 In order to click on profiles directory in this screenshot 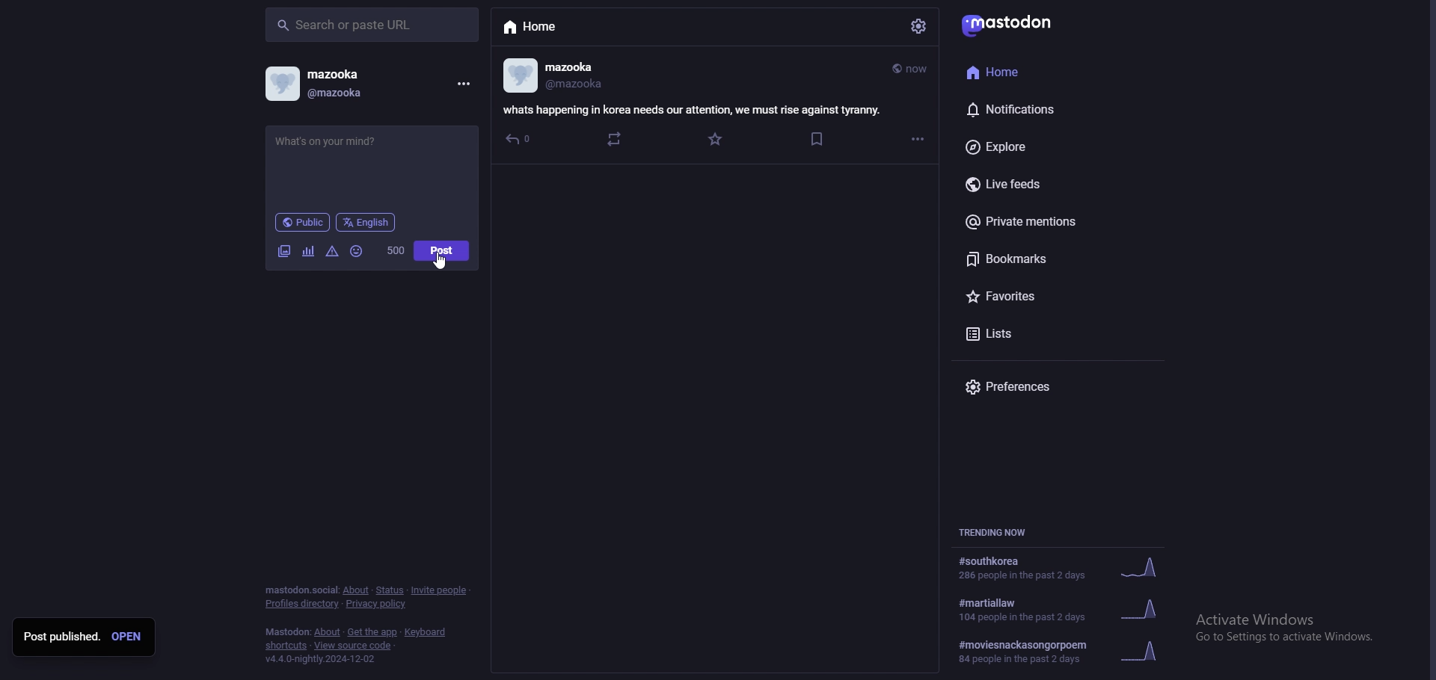, I will do `click(302, 604)`.